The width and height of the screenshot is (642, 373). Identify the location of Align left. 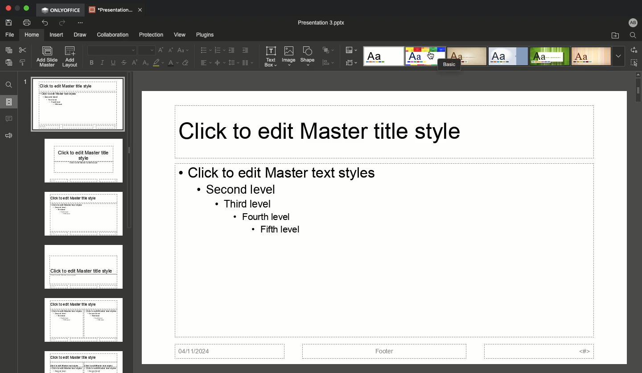
(205, 63).